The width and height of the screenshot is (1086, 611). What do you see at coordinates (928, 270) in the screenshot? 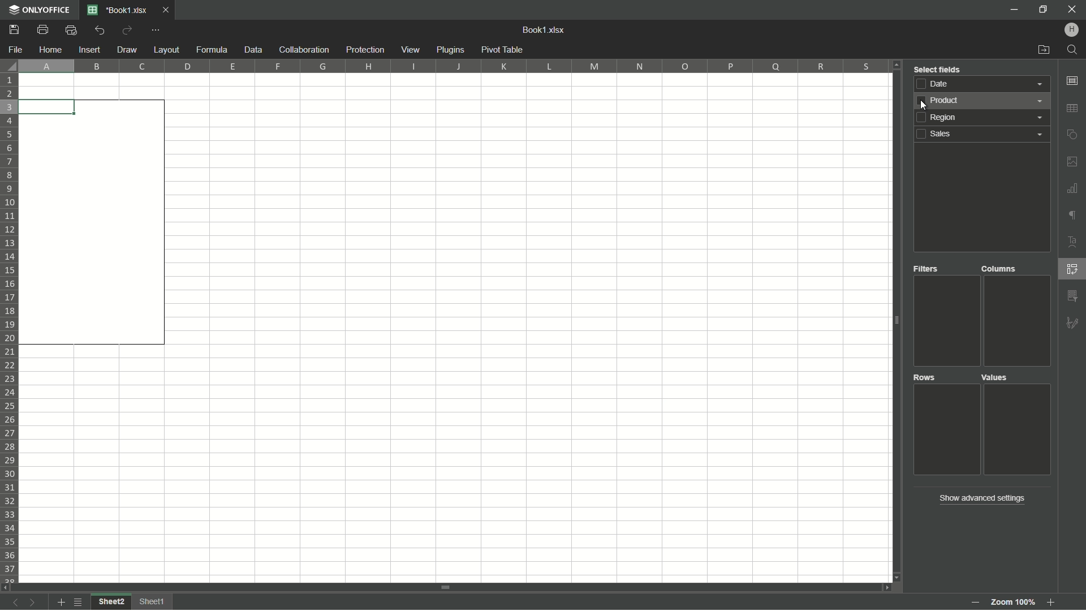
I see `filters` at bounding box center [928, 270].